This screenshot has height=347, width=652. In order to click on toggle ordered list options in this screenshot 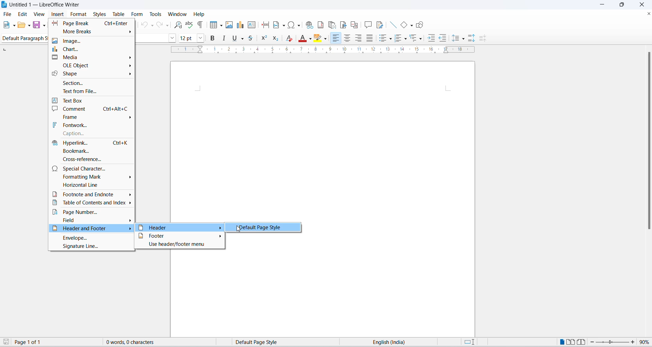, I will do `click(398, 39)`.